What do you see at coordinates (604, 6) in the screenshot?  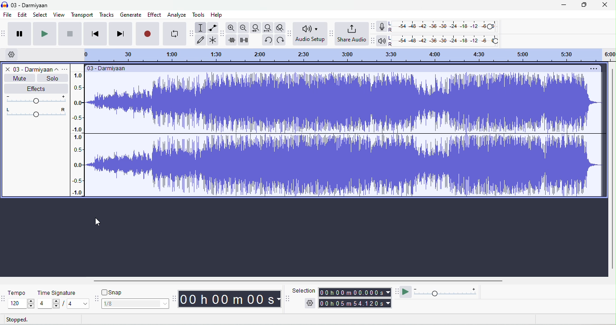 I see `close` at bounding box center [604, 6].